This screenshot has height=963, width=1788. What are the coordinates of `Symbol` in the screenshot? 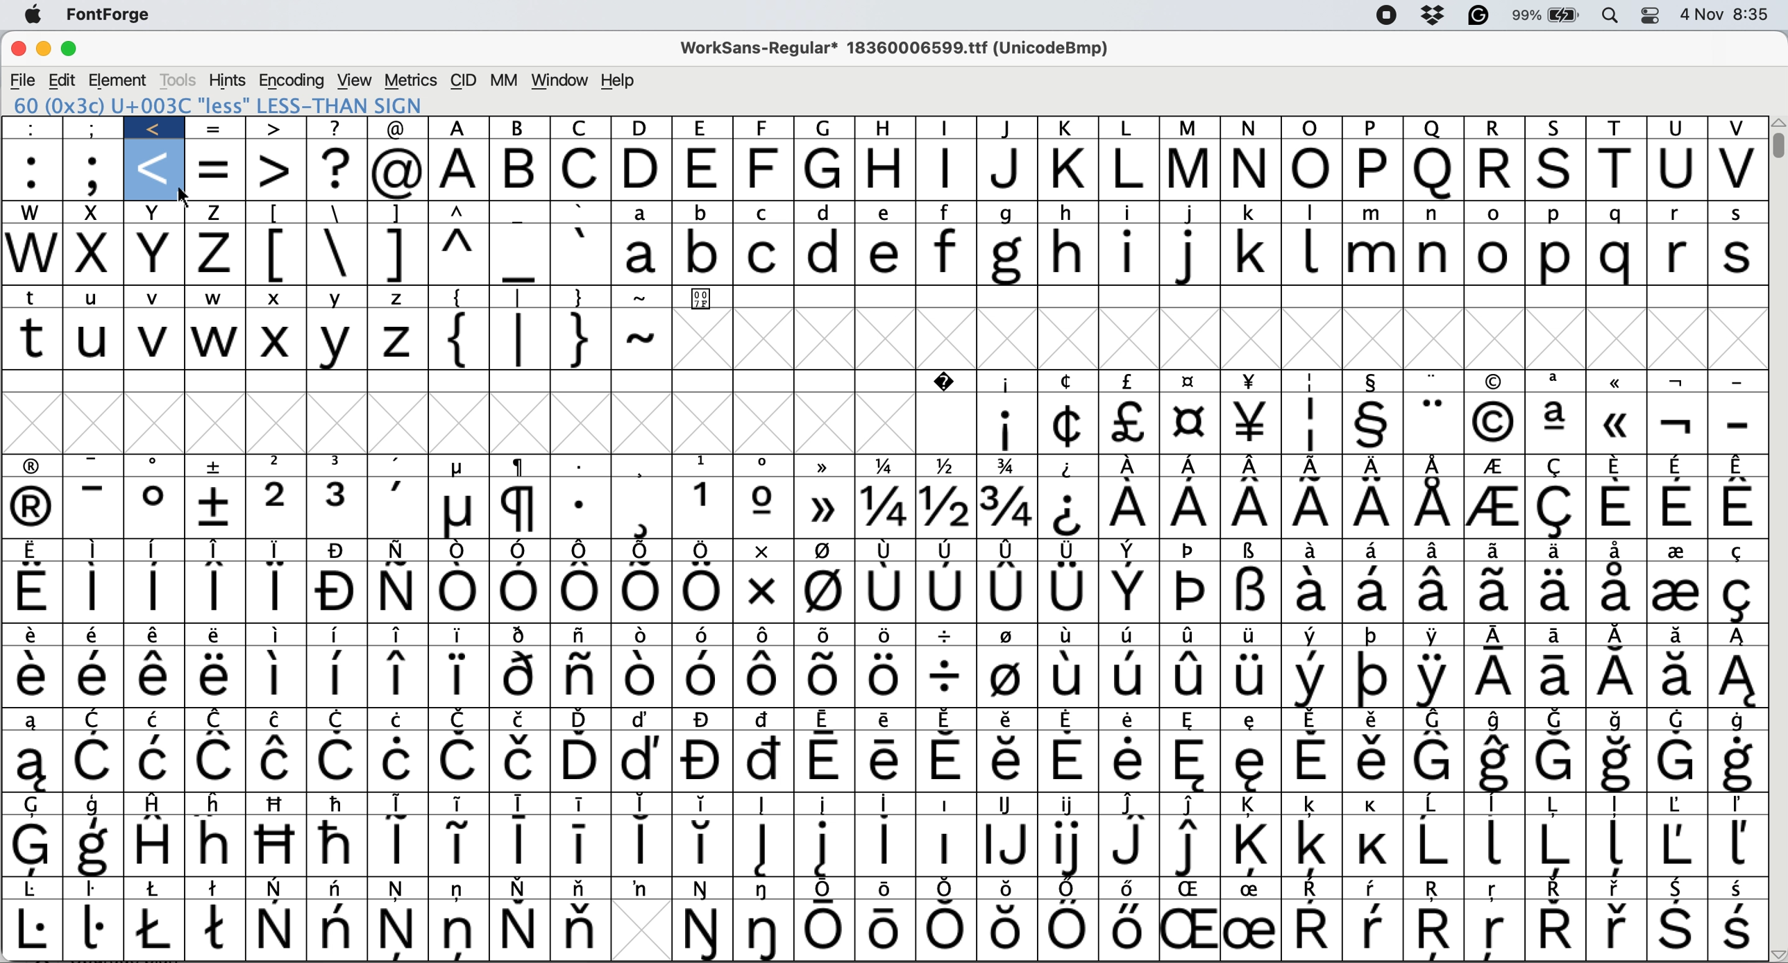 It's located at (1436, 465).